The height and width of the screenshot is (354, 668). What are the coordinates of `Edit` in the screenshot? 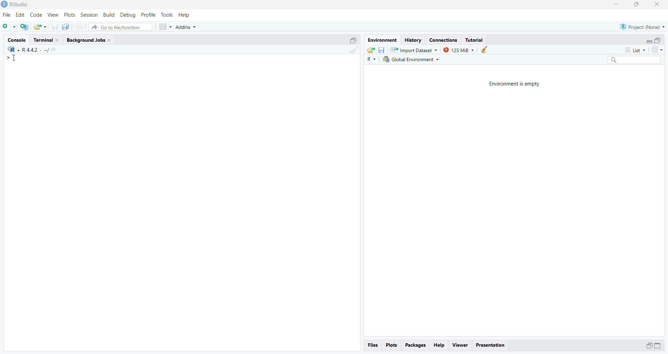 It's located at (21, 15).